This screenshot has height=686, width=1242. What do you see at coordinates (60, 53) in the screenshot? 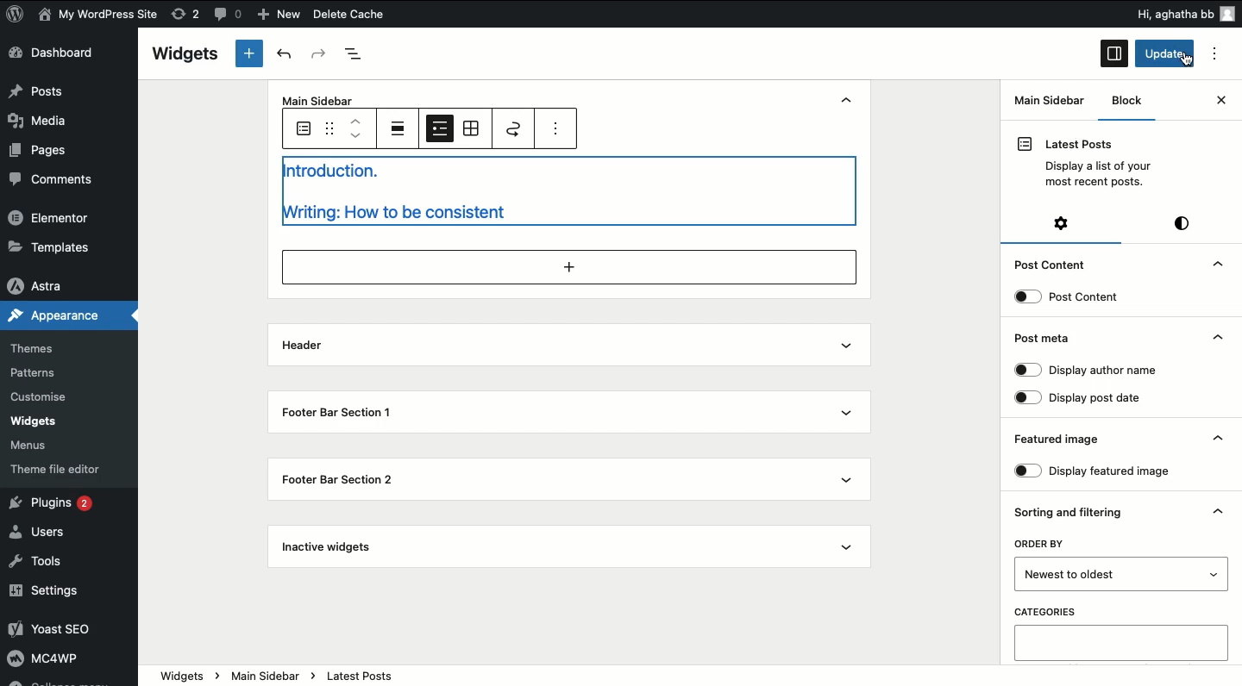
I see `Dashboard` at bounding box center [60, 53].